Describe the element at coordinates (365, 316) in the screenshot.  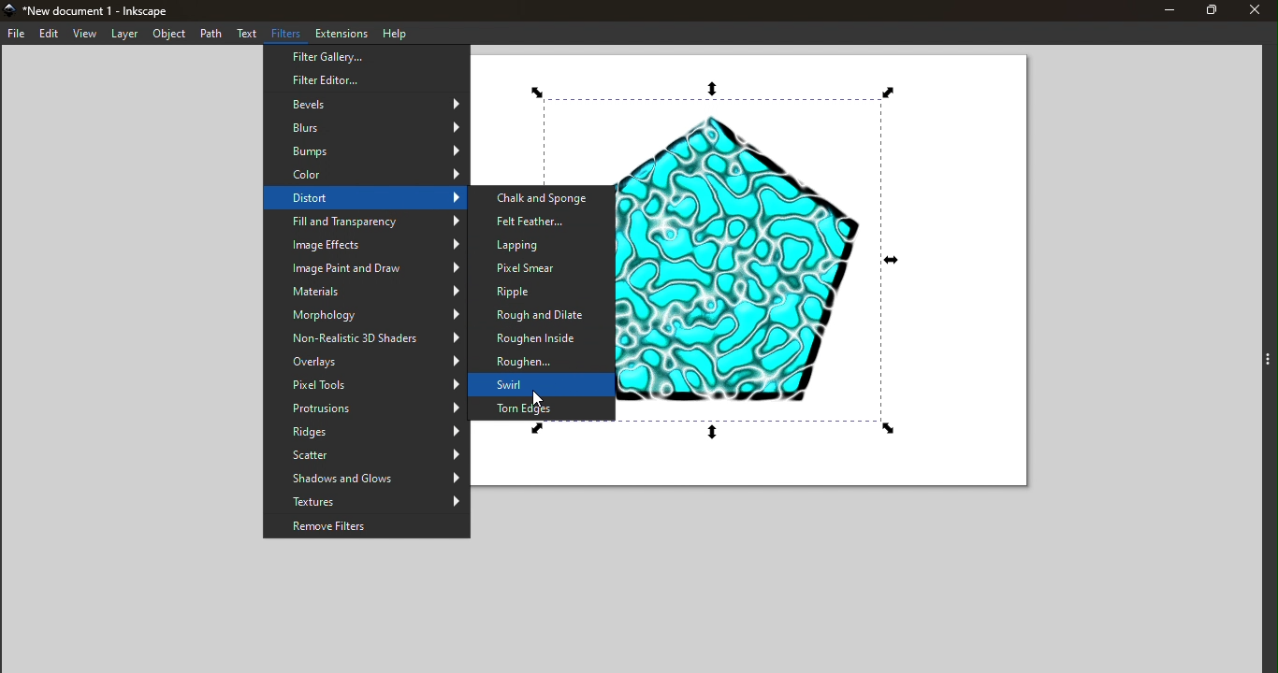
I see `Morphology` at that location.